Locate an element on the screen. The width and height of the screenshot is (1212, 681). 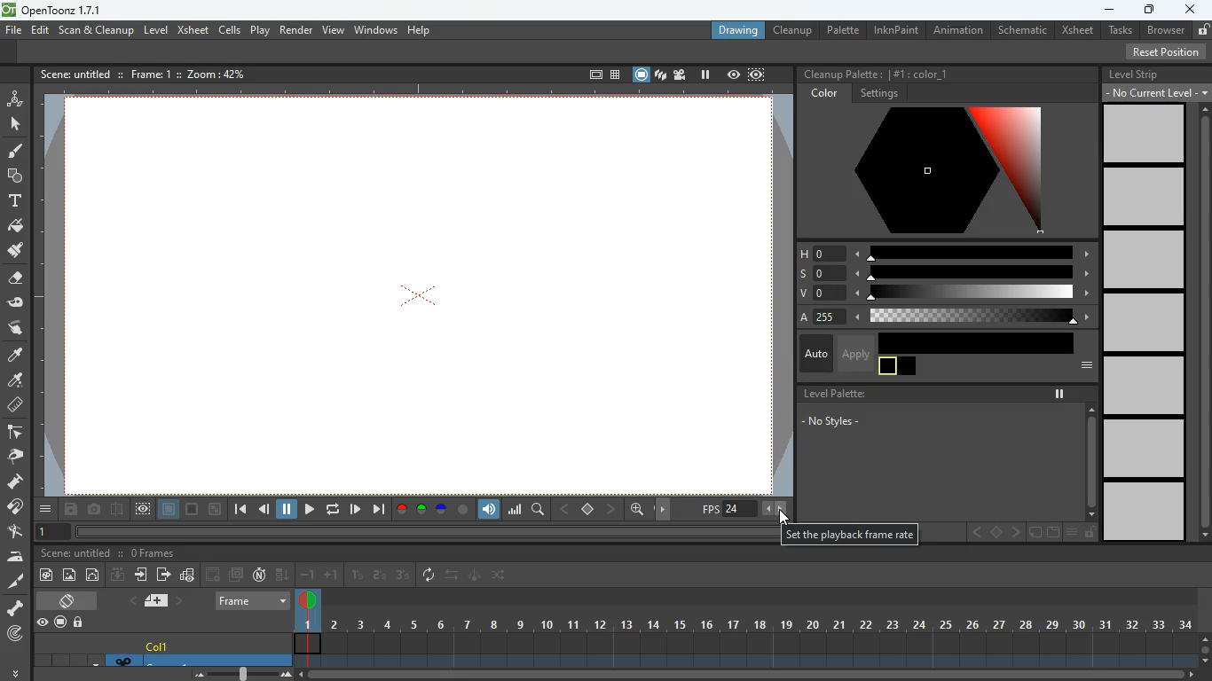
1 is located at coordinates (358, 576).